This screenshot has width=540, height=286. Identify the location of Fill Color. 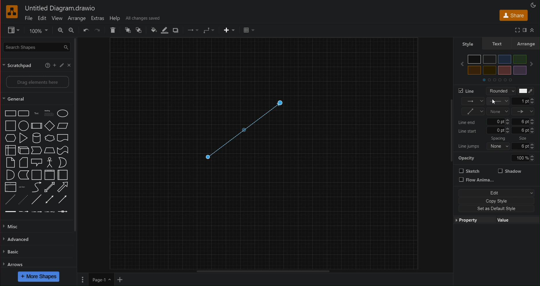
(152, 30).